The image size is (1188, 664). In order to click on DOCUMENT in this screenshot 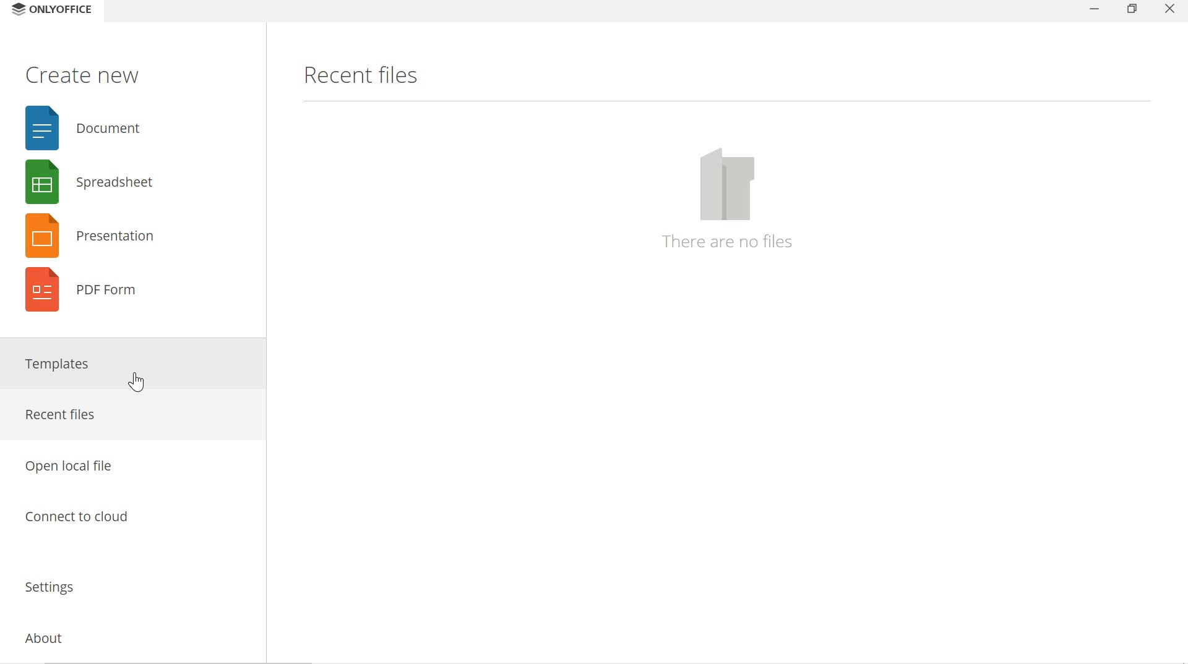, I will do `click(87, 129)`.